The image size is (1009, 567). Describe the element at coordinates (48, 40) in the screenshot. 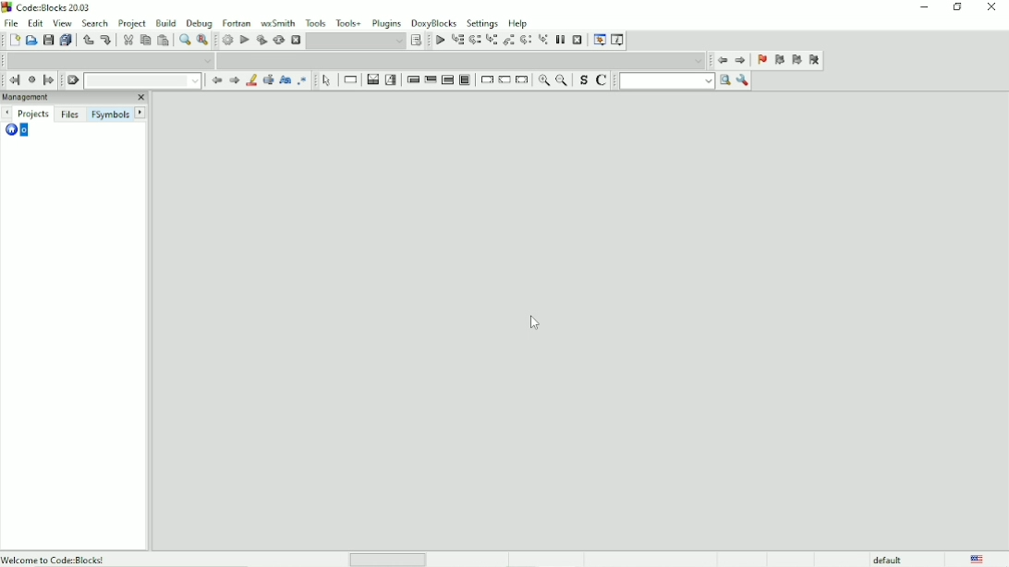

I see `Save` at that location.